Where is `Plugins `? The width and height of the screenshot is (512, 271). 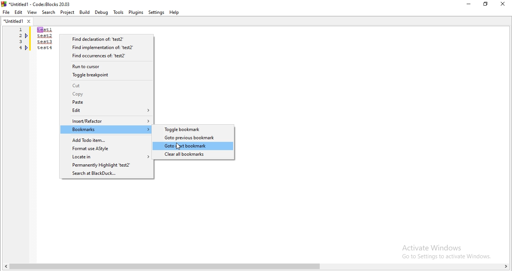 Plugins  is located at coordinates (136, 12).